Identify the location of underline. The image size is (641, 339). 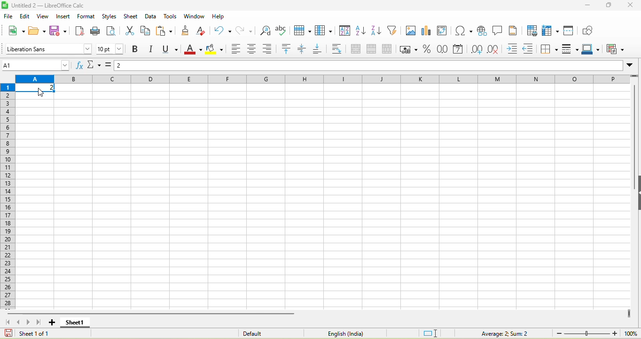
(174, 49).